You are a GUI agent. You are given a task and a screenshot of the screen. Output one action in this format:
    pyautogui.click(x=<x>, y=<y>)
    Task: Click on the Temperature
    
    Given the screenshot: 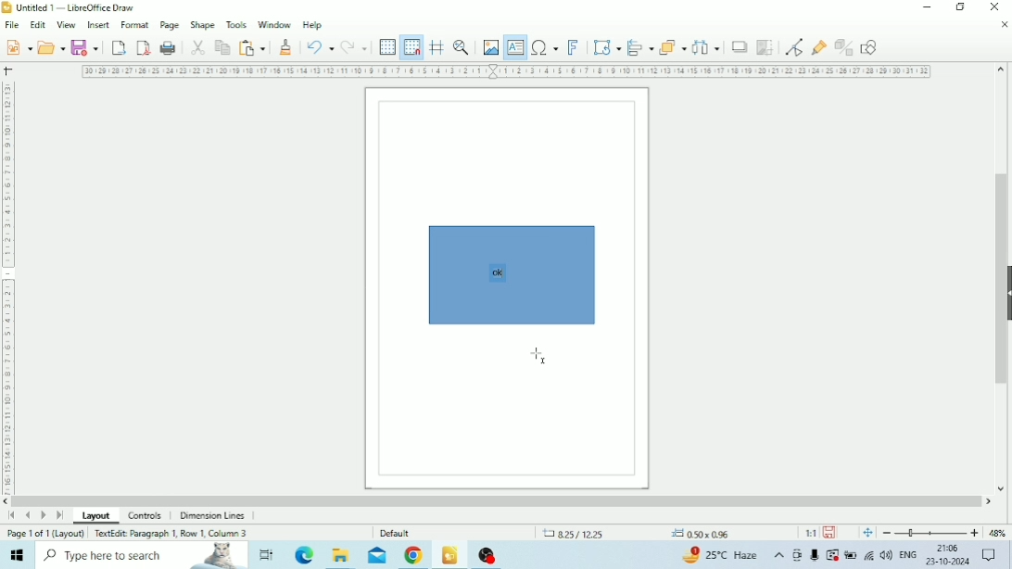 What is the action you would take?
    pyautogui.click(x=722, y=554)
    